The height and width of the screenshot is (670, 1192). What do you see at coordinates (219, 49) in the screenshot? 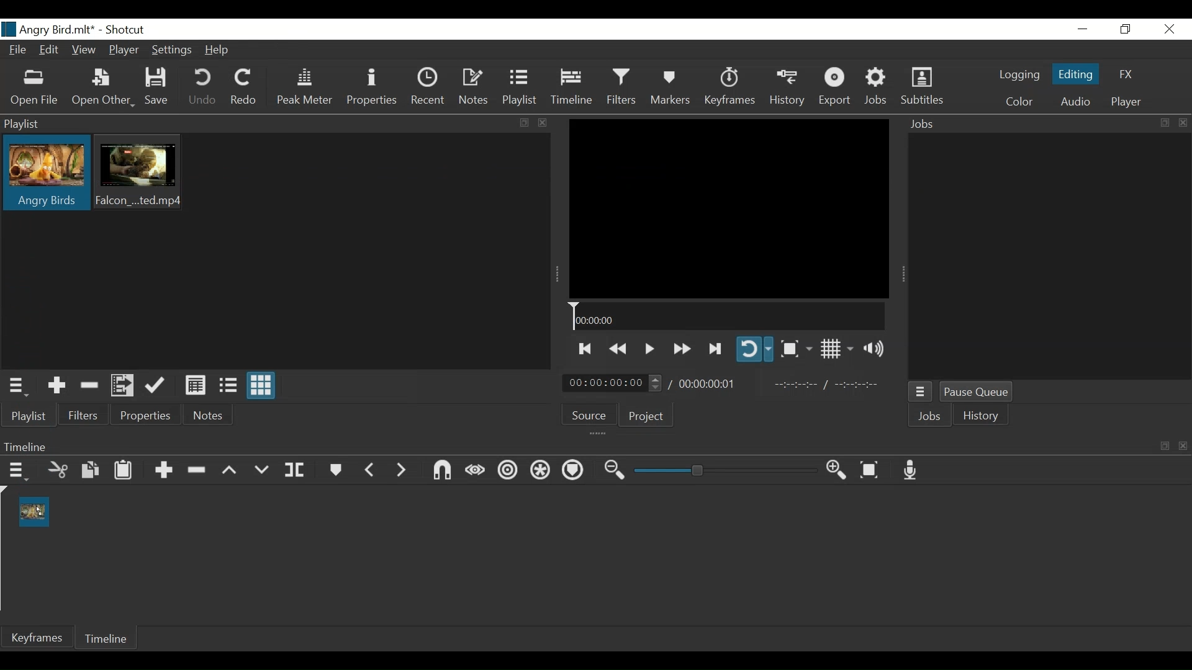
I see `Help` at bounding box center [219, 49].